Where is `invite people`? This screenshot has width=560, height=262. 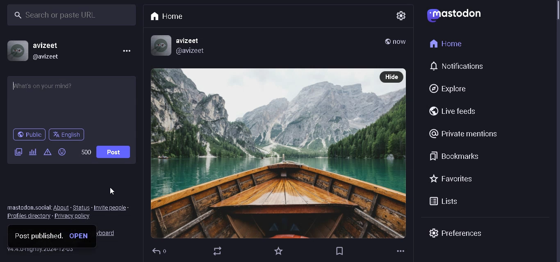 invite people is located at coordinates (114, 207).